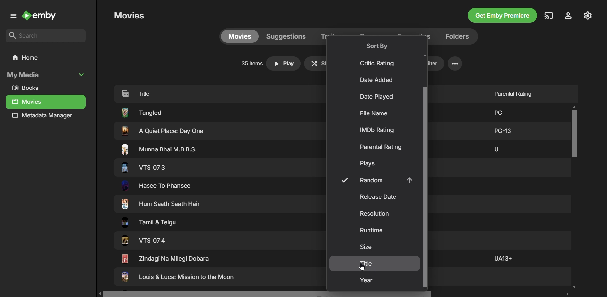 The width and height of the screenshot is (607, 297). Describe the element at coordinates (162, 205) in the screenshot. I see `` at that location.